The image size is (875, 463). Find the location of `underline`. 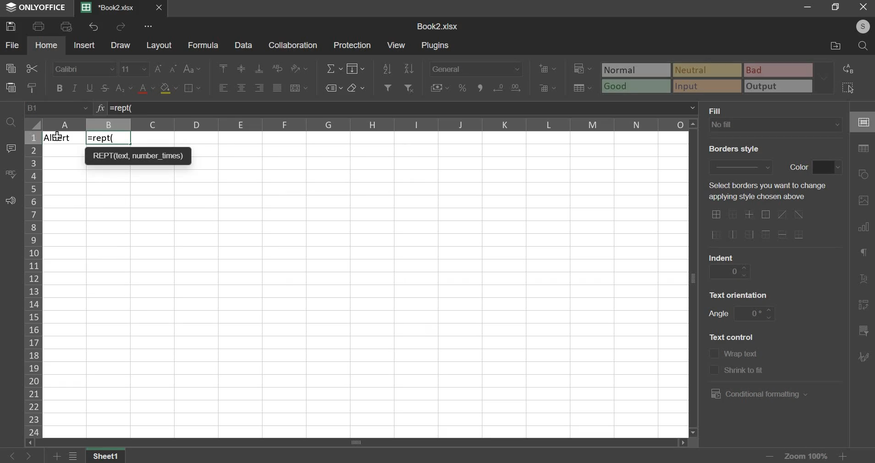

underline is located at coordinates (90, 86).